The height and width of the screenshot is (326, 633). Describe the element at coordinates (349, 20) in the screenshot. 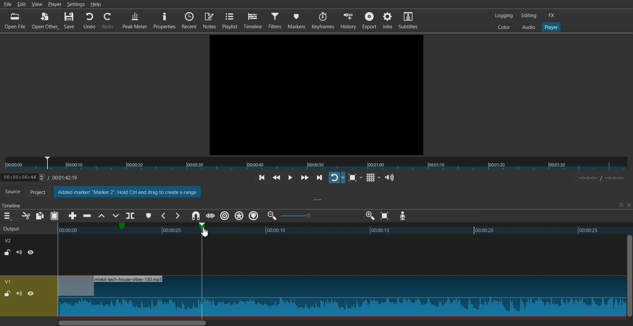

I see `History` at that location.